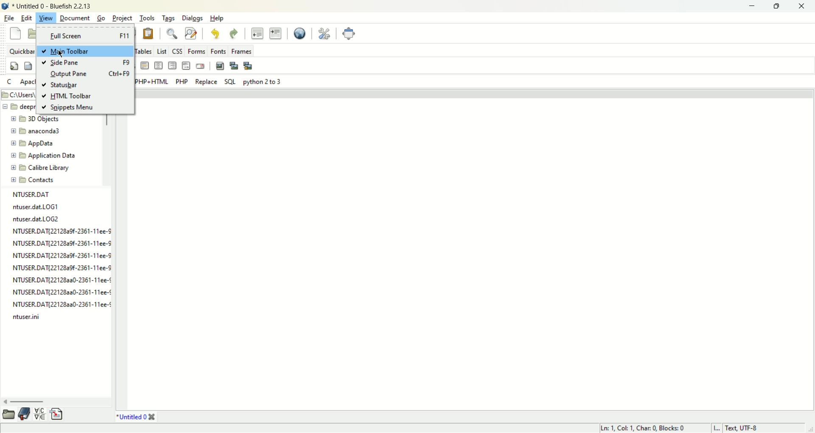 The width and height of the screenshot is (815, 433). What do you see at coordinates (778, 6) in the screenshot?
I see `maximize` at bounding box center [778, 6].